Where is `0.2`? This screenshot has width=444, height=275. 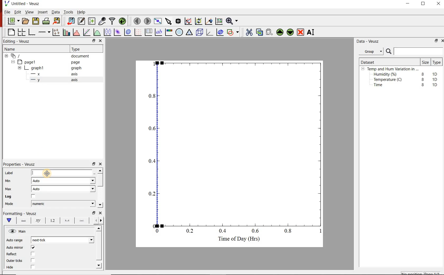 0.2 is located at coordinates (151, 194).